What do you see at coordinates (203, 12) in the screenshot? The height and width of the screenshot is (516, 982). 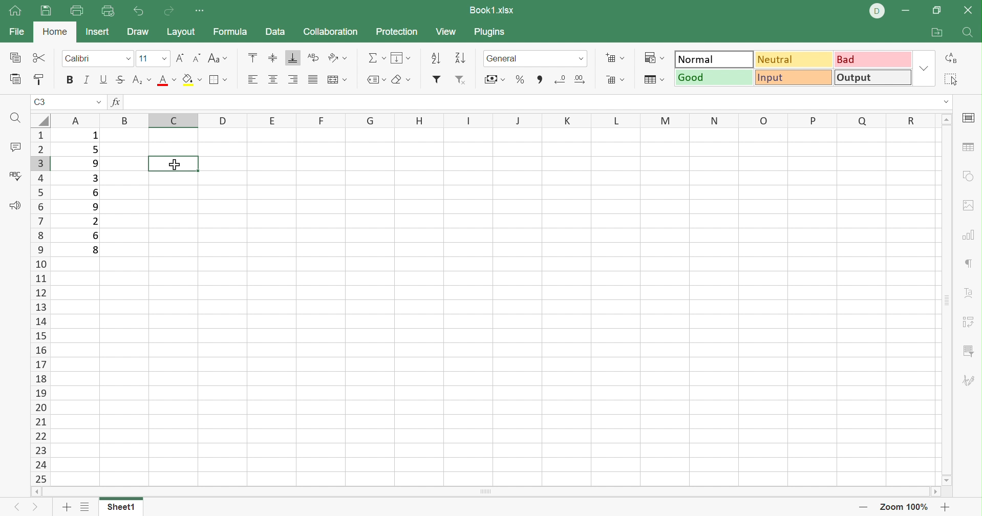 I see `Customize quick access toolbar` at bounding box center [203, 12].